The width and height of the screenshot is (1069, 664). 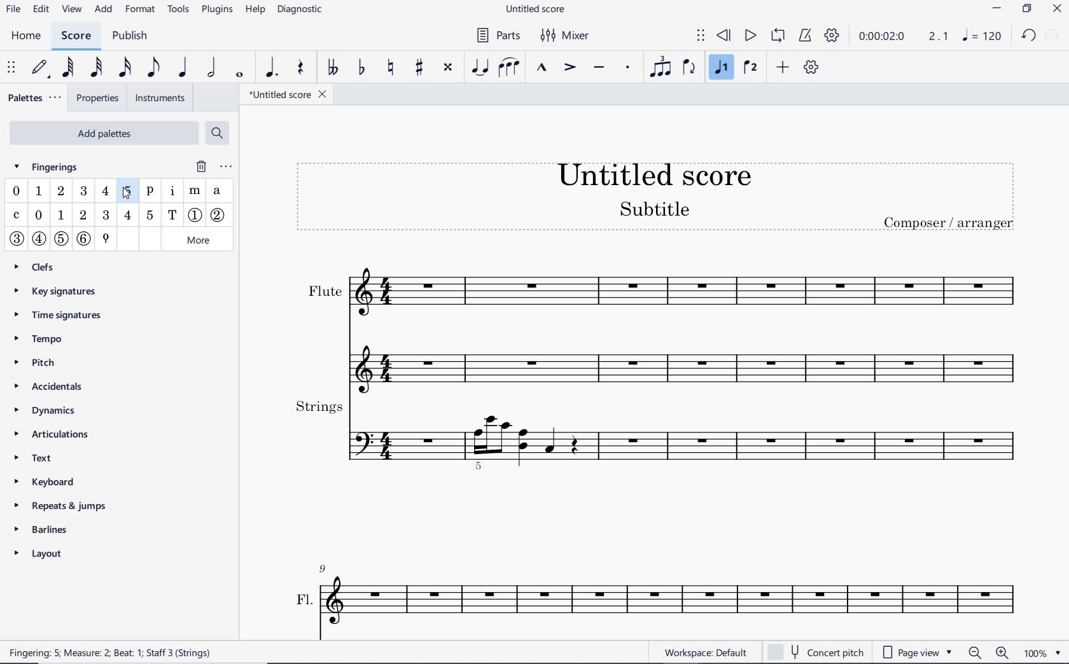 What do you see at coordinates (62, 191) in the screenshot?
I see `fingering 2` at bounding box center [62, 191].